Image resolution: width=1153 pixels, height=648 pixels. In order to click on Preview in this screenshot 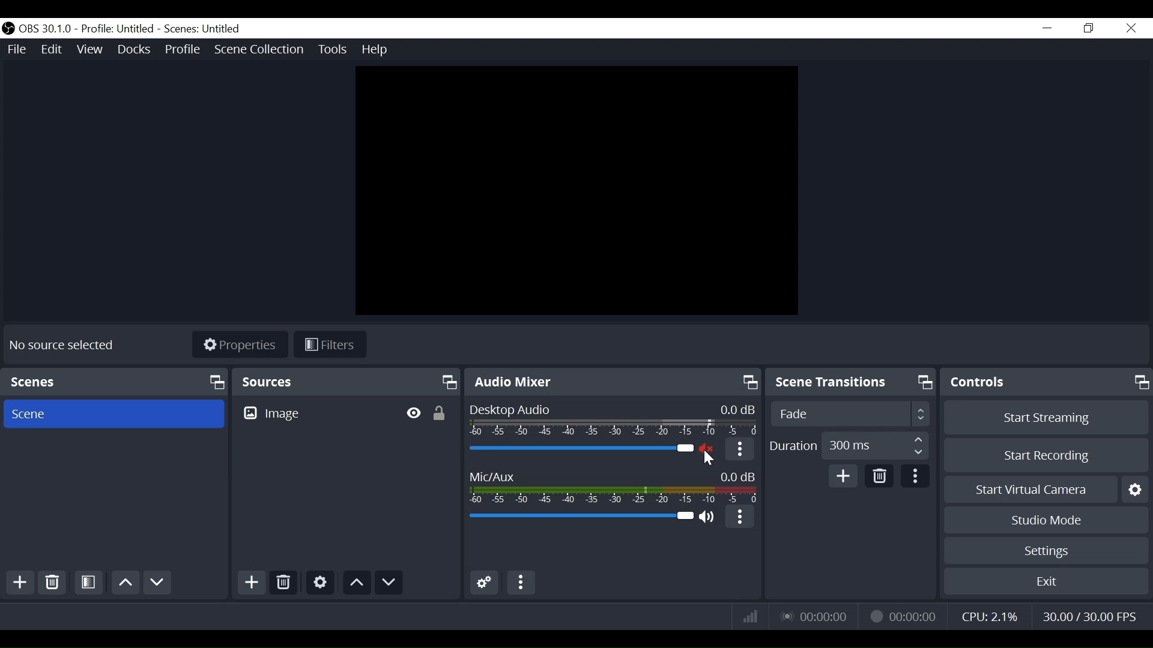, I will do `click(576, 191)`.